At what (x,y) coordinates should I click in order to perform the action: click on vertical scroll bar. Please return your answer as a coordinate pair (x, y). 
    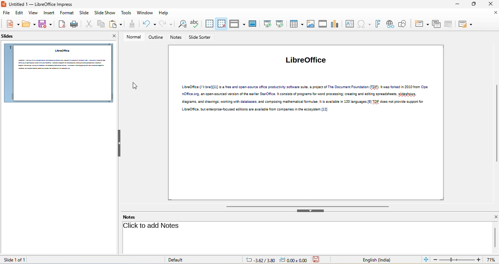
    Looking at the image, I should click on (495, 237).